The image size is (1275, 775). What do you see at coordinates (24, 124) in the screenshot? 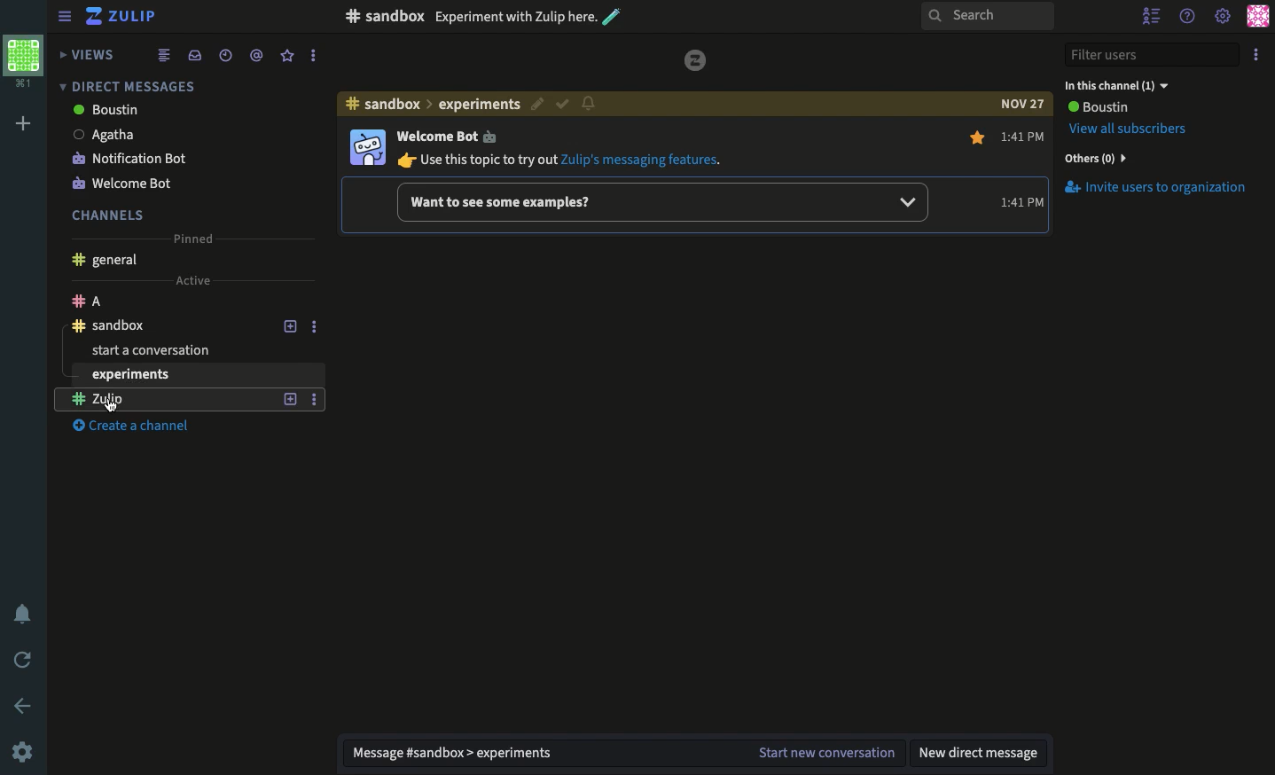
I see `Add` at bounding box center [24, 124].